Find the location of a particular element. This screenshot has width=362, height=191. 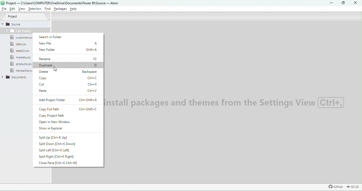

File name is located at coordinates (63, 3).